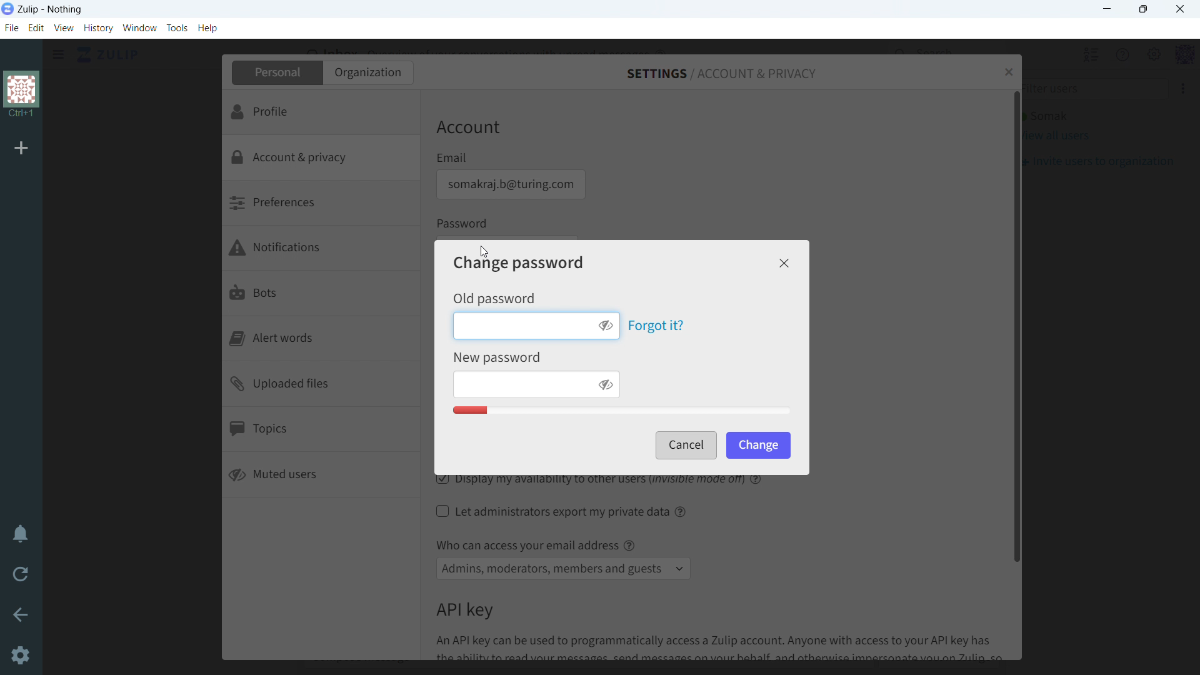  What do you see at coordinates (1142, 9) in the screenshot?
I see `maximize` at bounding box center [1142, 9].